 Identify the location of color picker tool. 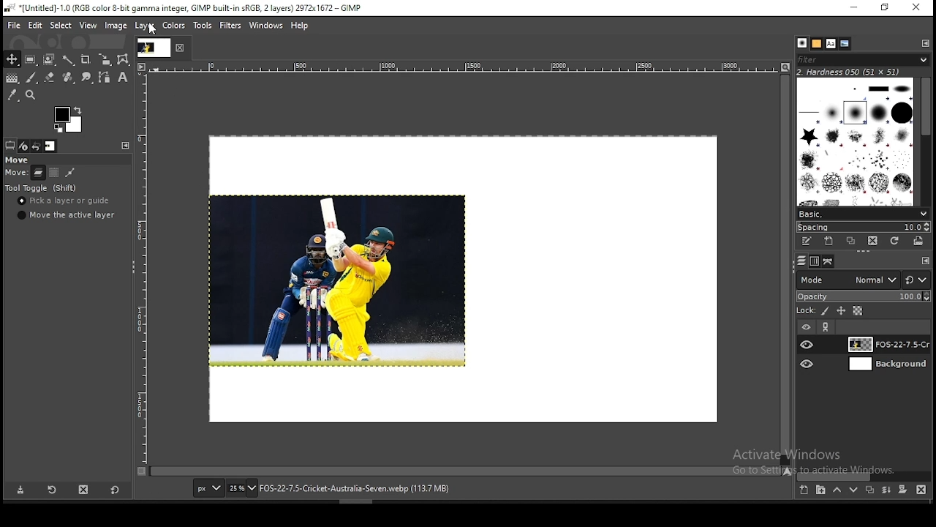
(12, 94).